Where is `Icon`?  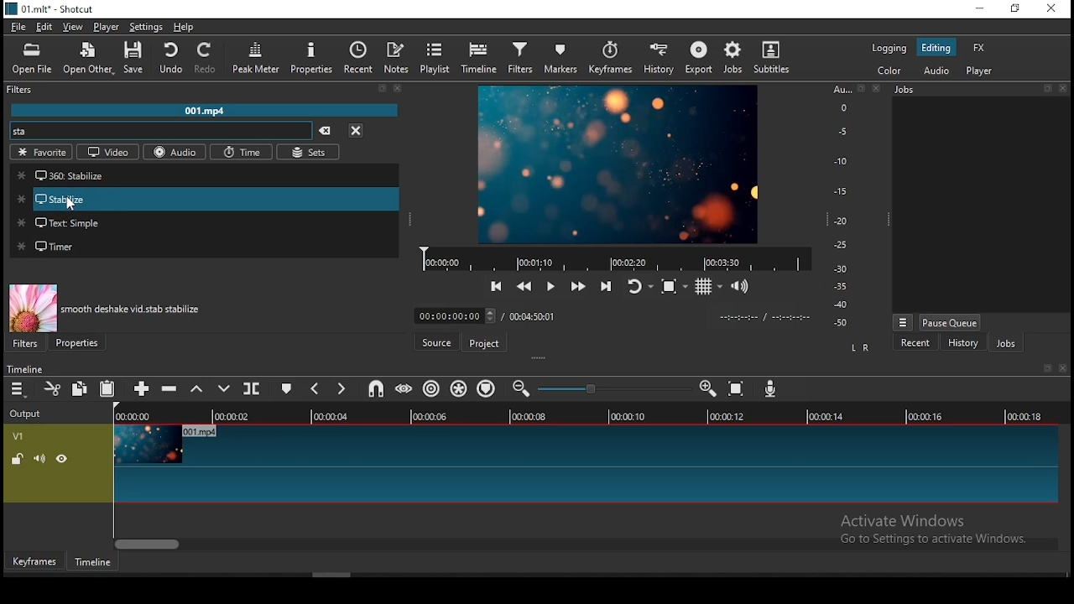 Icon is located at coordinates (32, 308).